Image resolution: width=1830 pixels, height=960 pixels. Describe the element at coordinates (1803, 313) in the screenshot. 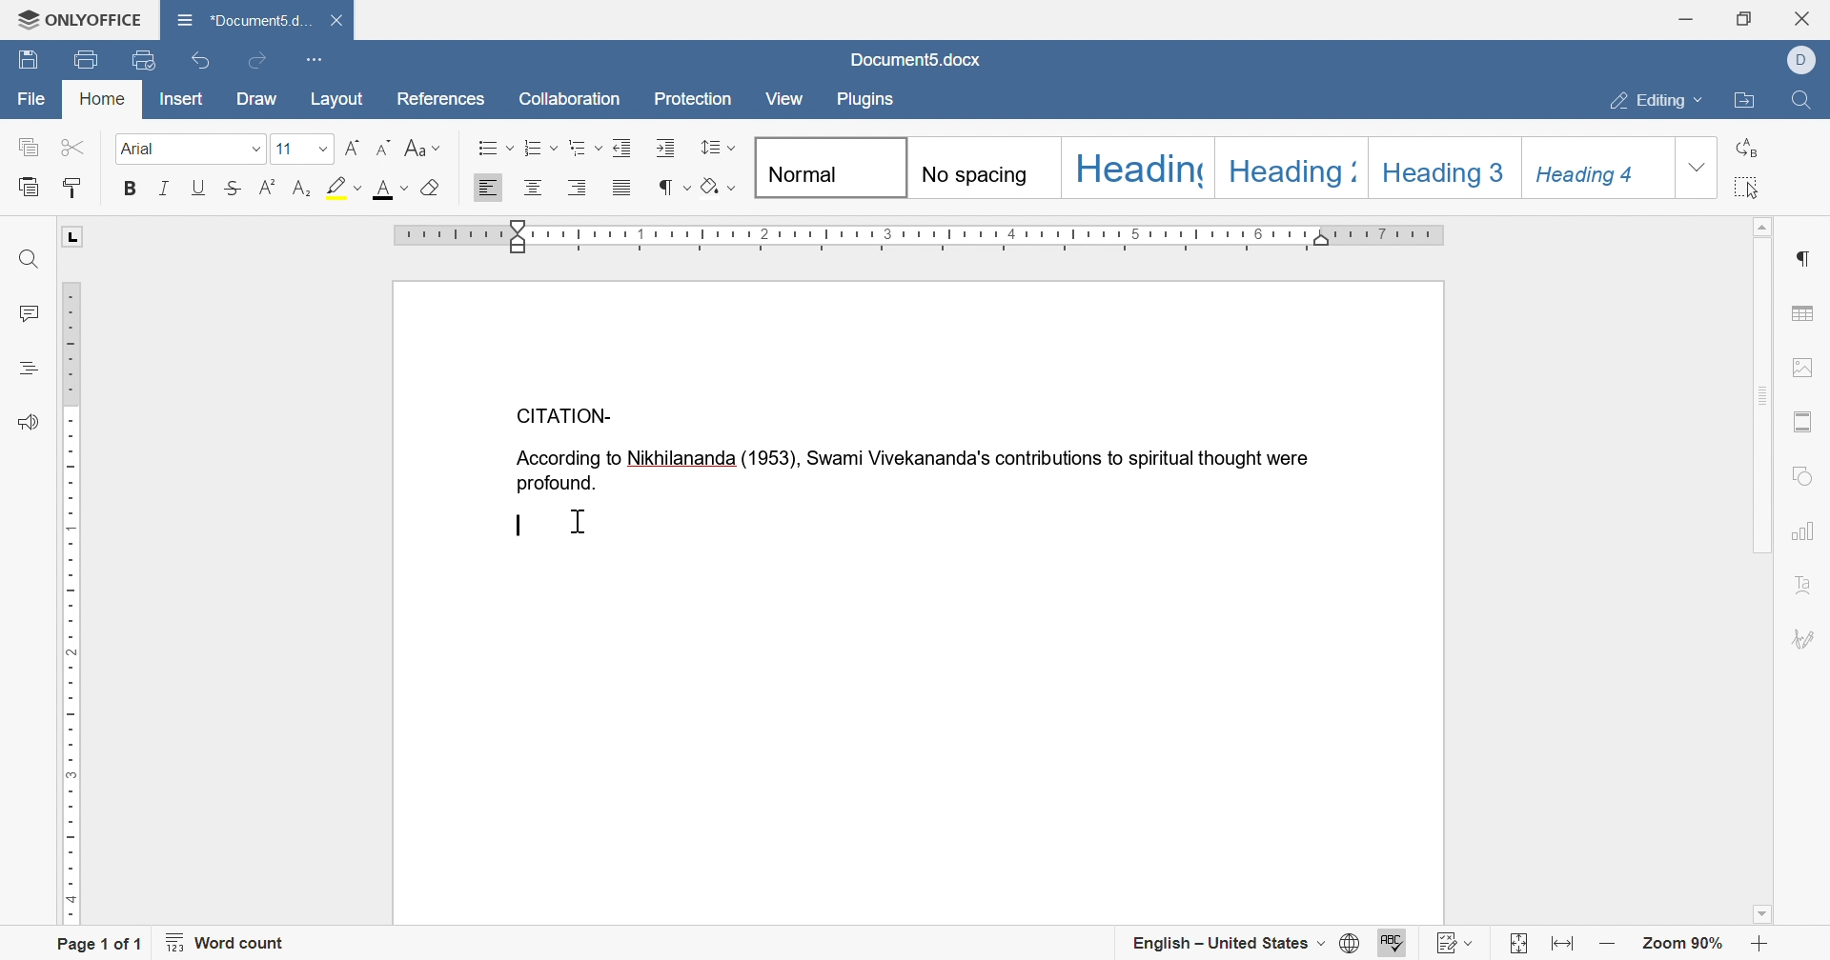

I see `table settings` at that location.